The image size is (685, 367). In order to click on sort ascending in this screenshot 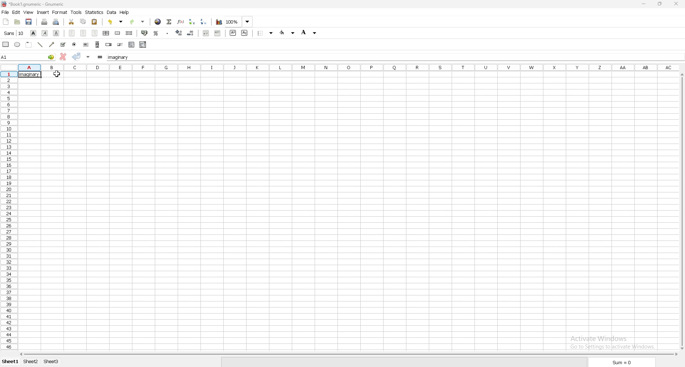, I will do `click(193, 22)`.